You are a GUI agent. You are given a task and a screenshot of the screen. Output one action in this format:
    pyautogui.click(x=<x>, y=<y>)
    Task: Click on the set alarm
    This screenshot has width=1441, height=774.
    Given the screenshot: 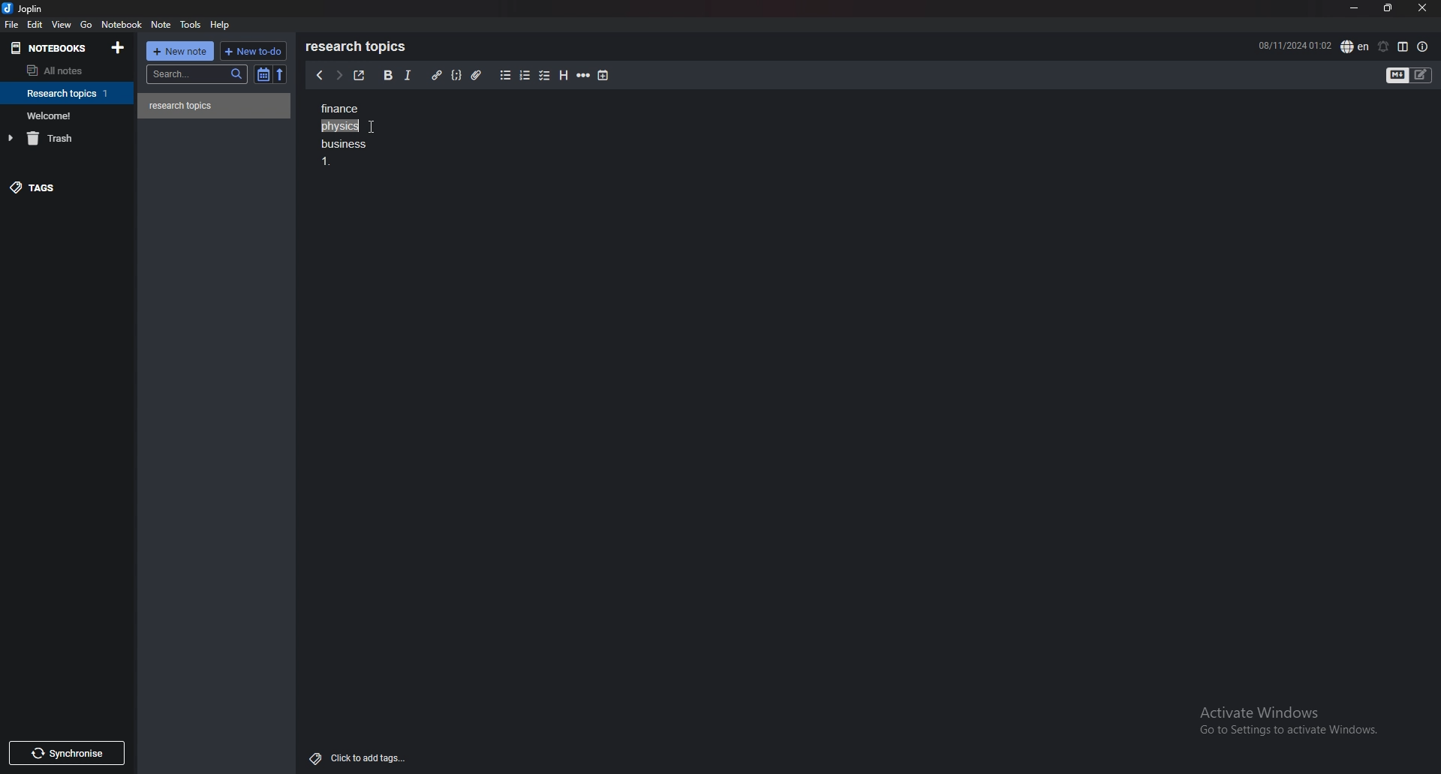 What is the action you would take?
    pyautogui.click(x=1382, y=46)
    